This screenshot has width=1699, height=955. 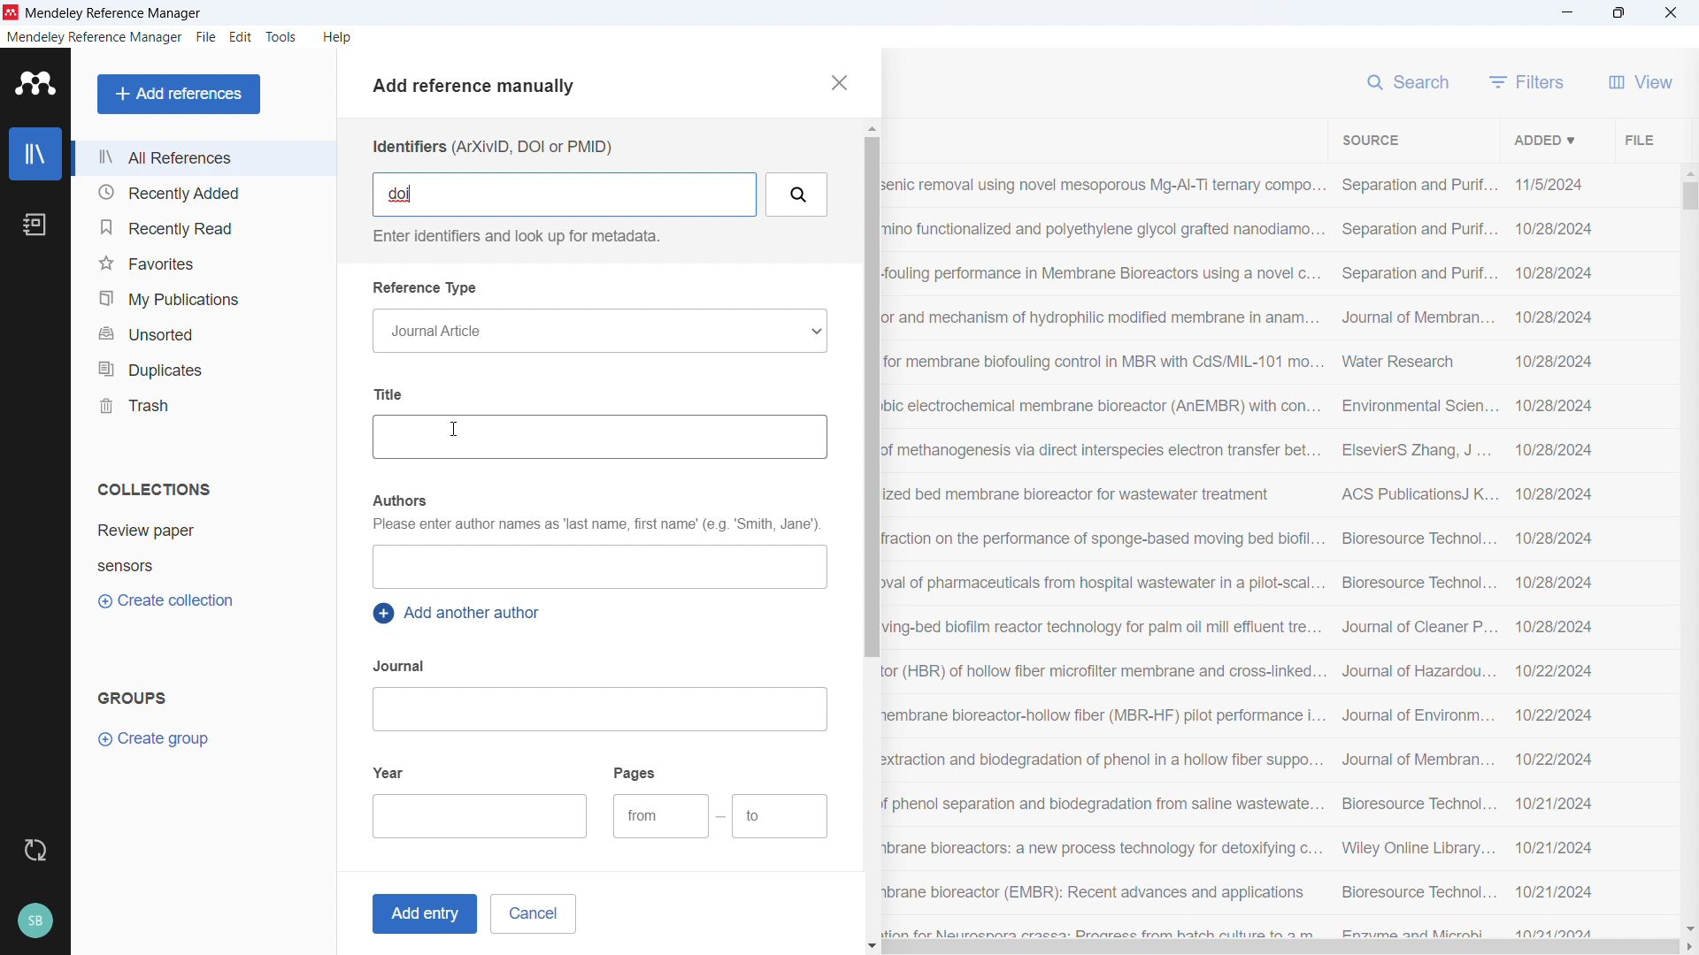 What do you see at coordinates (1688, 172) in the screenshot?
I see `Scroll up ` at bounding box center [1688, 172].